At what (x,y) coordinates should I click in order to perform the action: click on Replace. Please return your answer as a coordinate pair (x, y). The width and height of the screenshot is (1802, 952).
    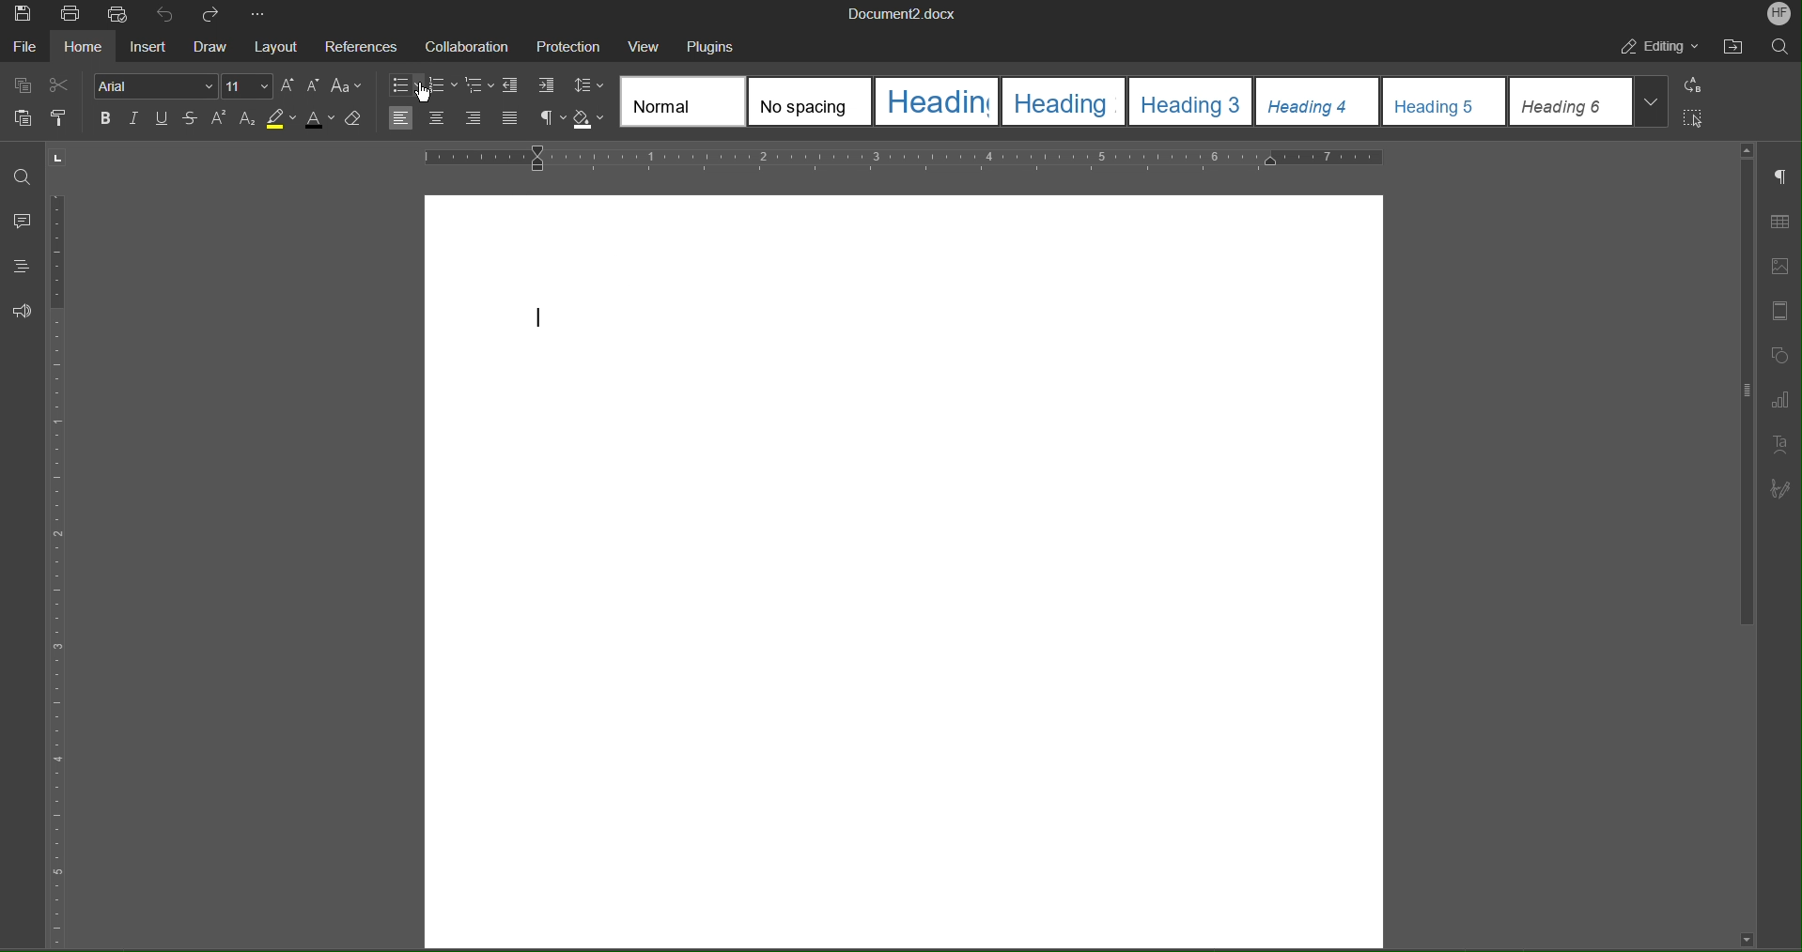
    Looking at the image, I should click on (1696, 85).